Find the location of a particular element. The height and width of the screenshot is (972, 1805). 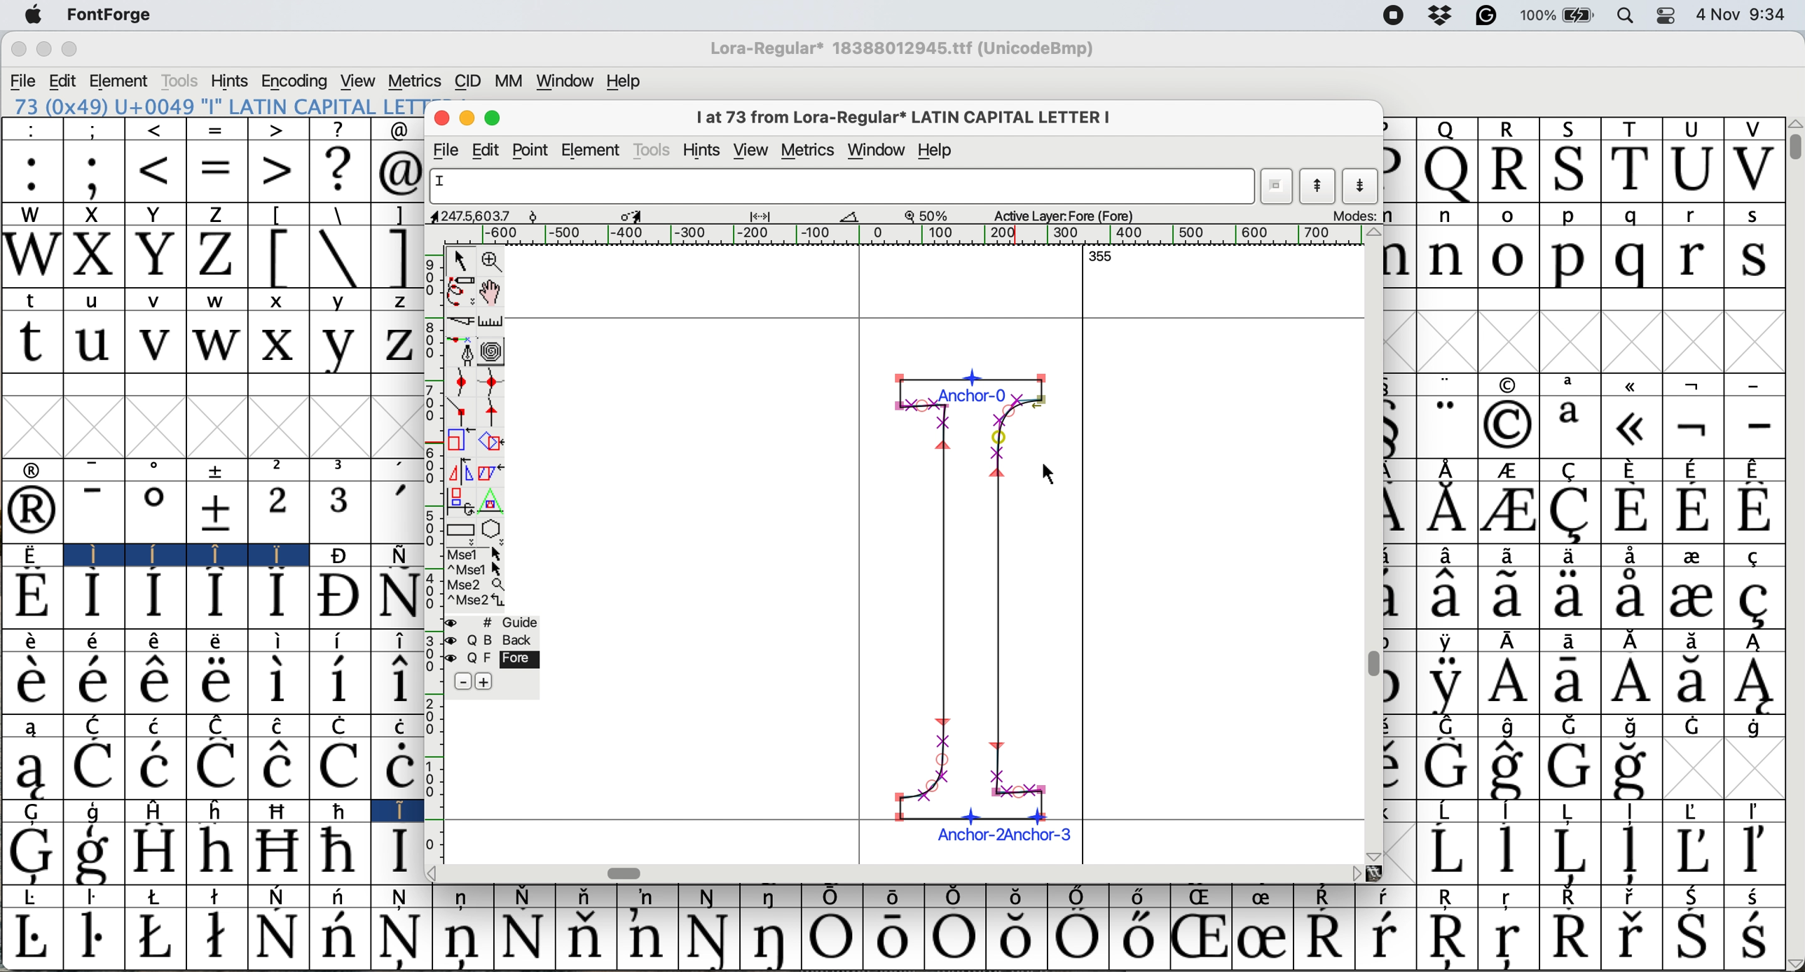

comer point is located at coordinates (460, 412).